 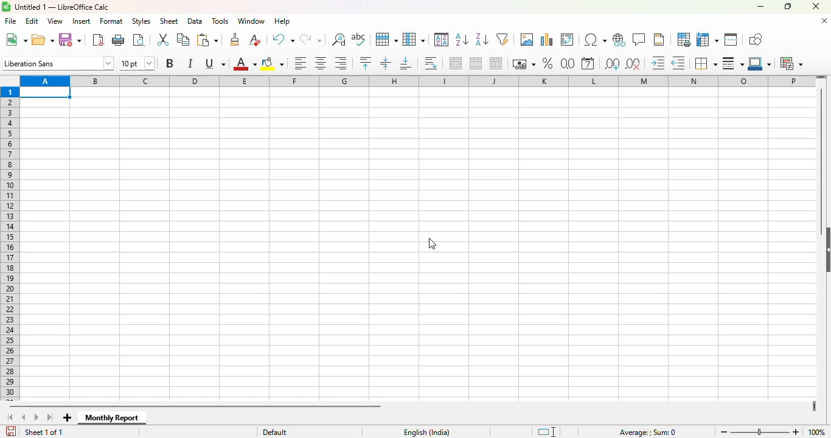 What do you see at coordinates (81, 21) in the screenshot?
I see `insert` at bounding box center [81, 21].